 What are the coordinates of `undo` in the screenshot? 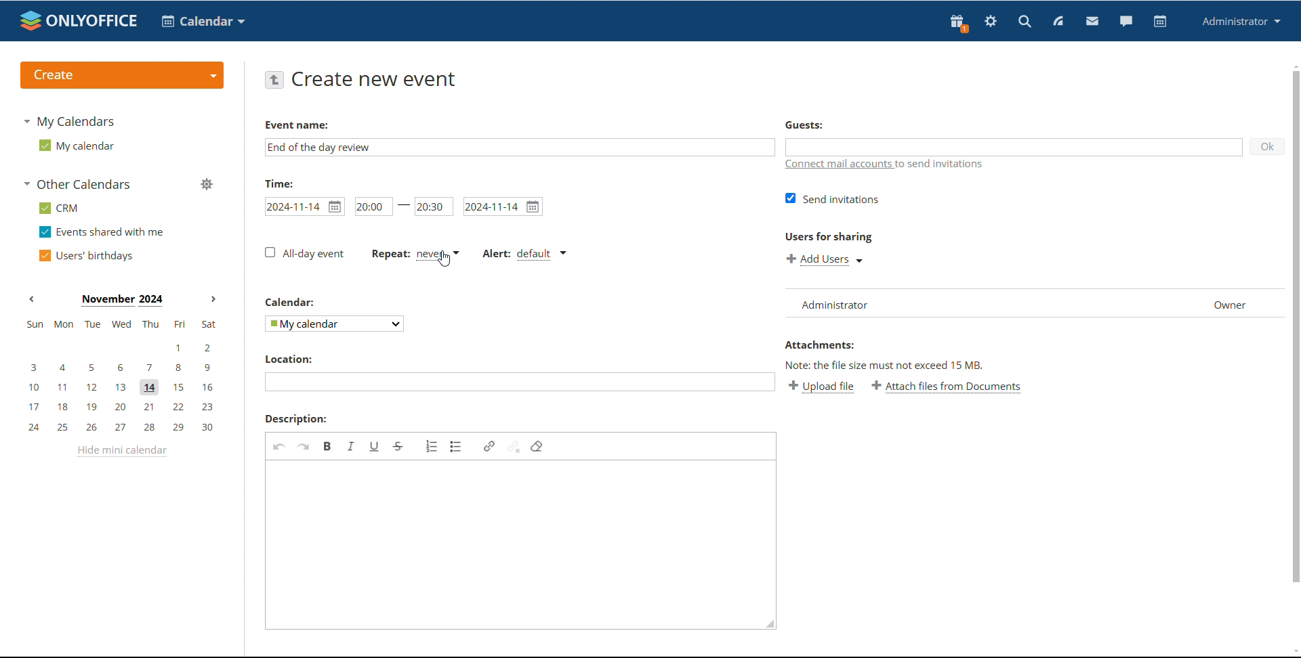 It's located at (279, 446).